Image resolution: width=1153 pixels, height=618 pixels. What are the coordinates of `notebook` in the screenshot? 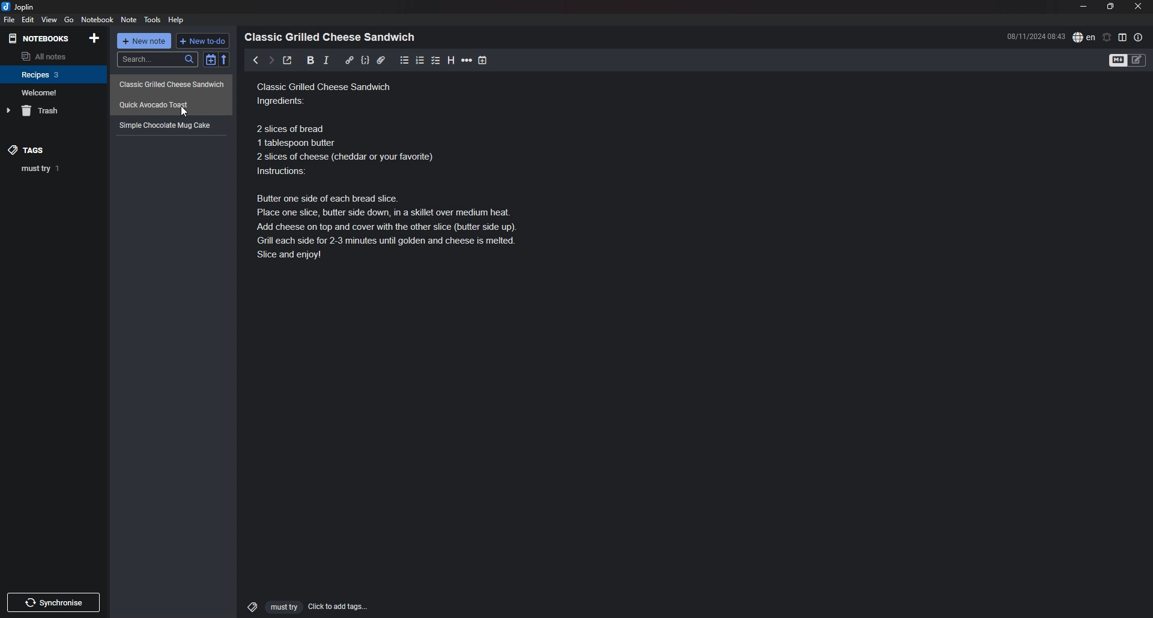 It's located at (54, 74).